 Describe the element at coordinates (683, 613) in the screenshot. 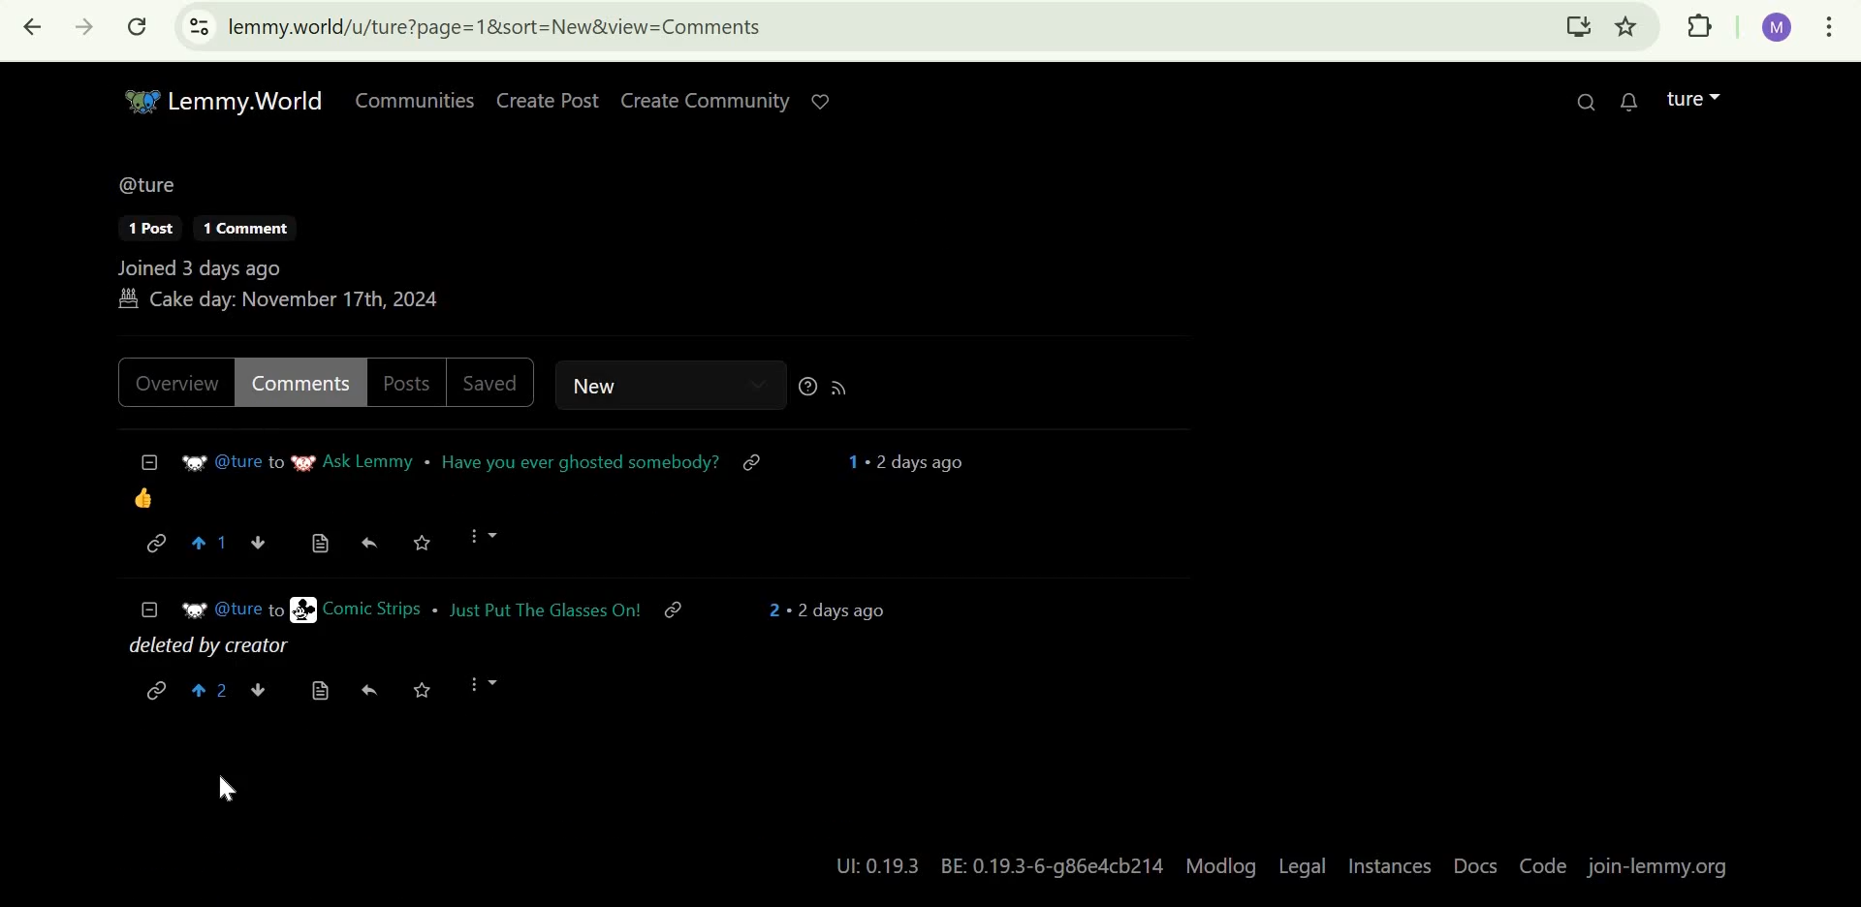

I see `link` at that location.